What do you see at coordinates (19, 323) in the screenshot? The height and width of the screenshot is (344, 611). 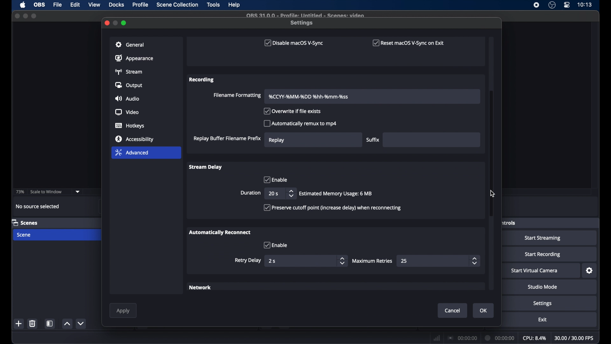 I see `add` at bounding box center [19, 323].